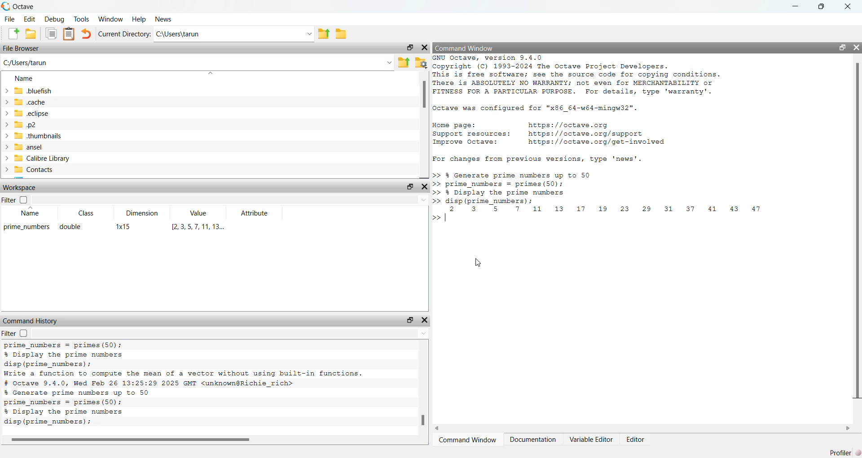 This screenshot has height=458, width=862. Describe the element at coordinates (849, 428) in the screenshot. I see `scroll right` at that location.